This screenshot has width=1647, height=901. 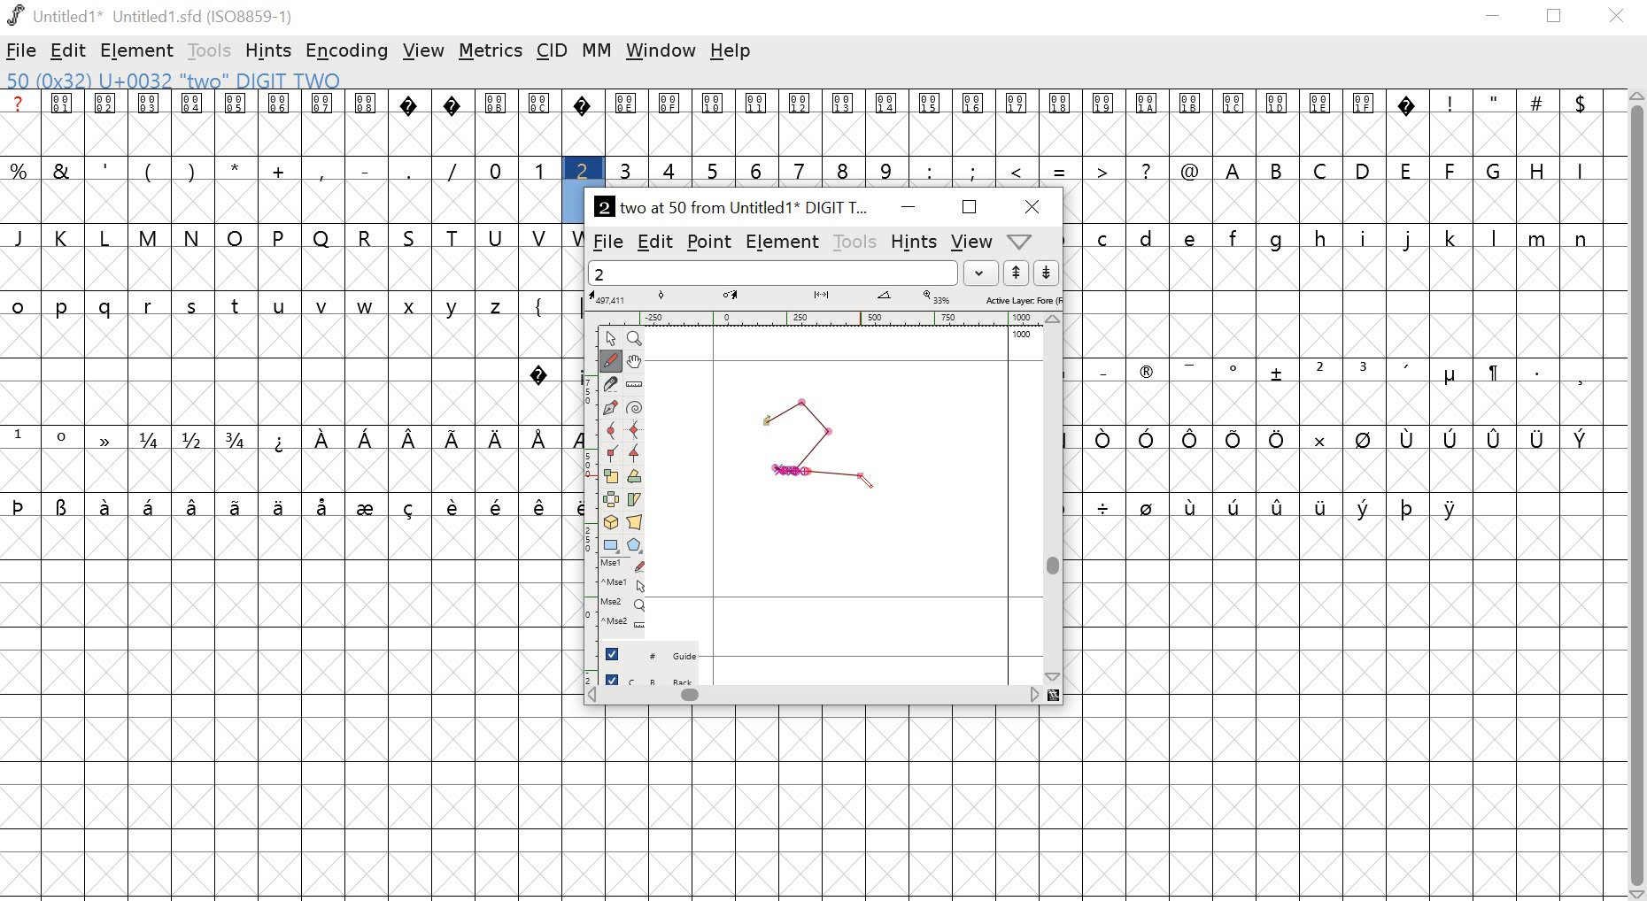 What do you see at coordinates (594, 52) in the screenshot?
I see `MM` at bounding box center [594, 52].